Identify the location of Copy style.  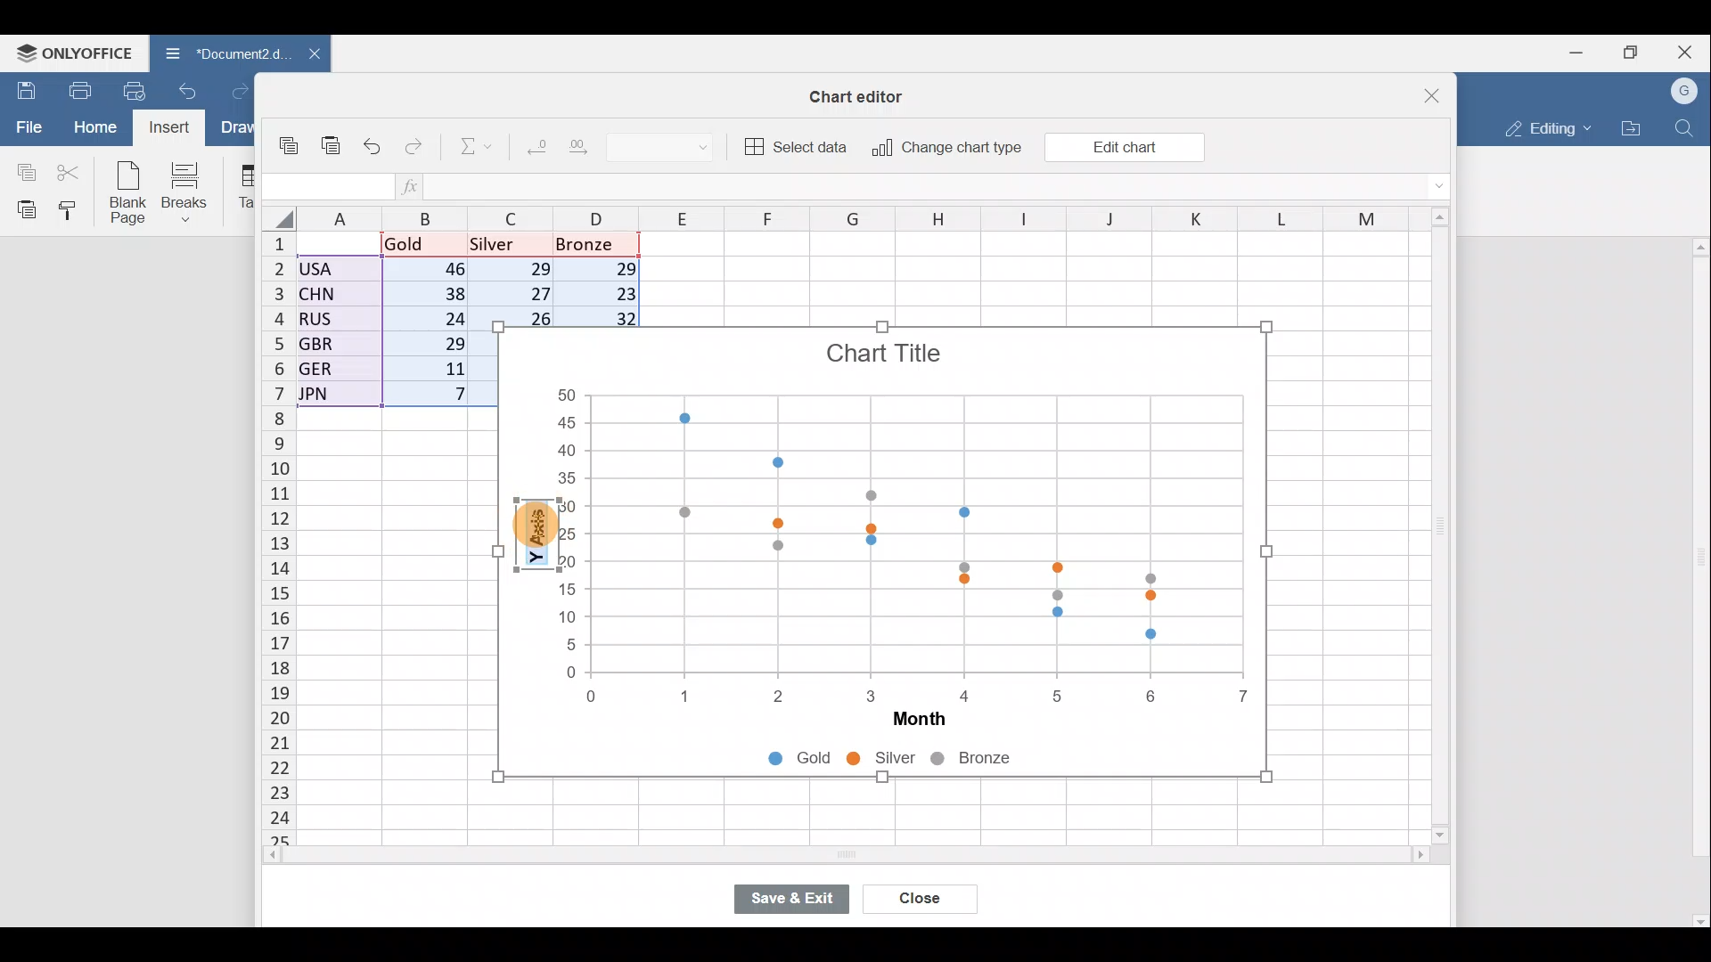
(73, 212).